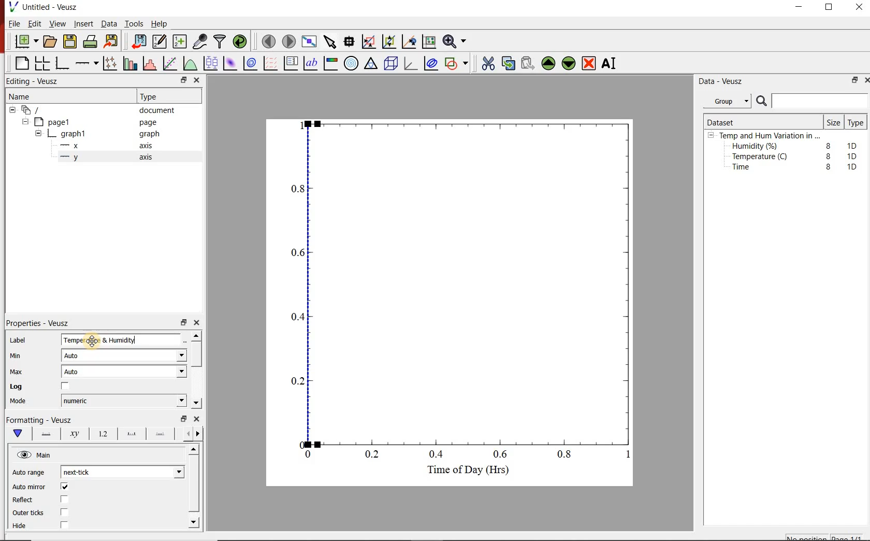 The height and width of the screenshot is (541, 870). I want to click on 1, so click(300, 124).